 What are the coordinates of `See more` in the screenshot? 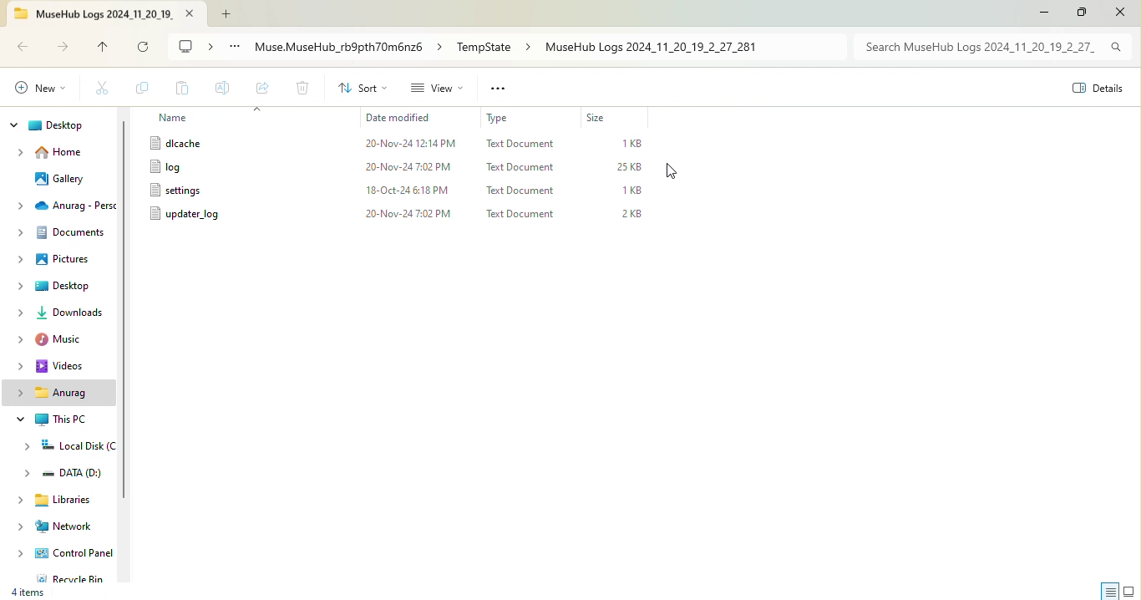 It's located at (499, 90).